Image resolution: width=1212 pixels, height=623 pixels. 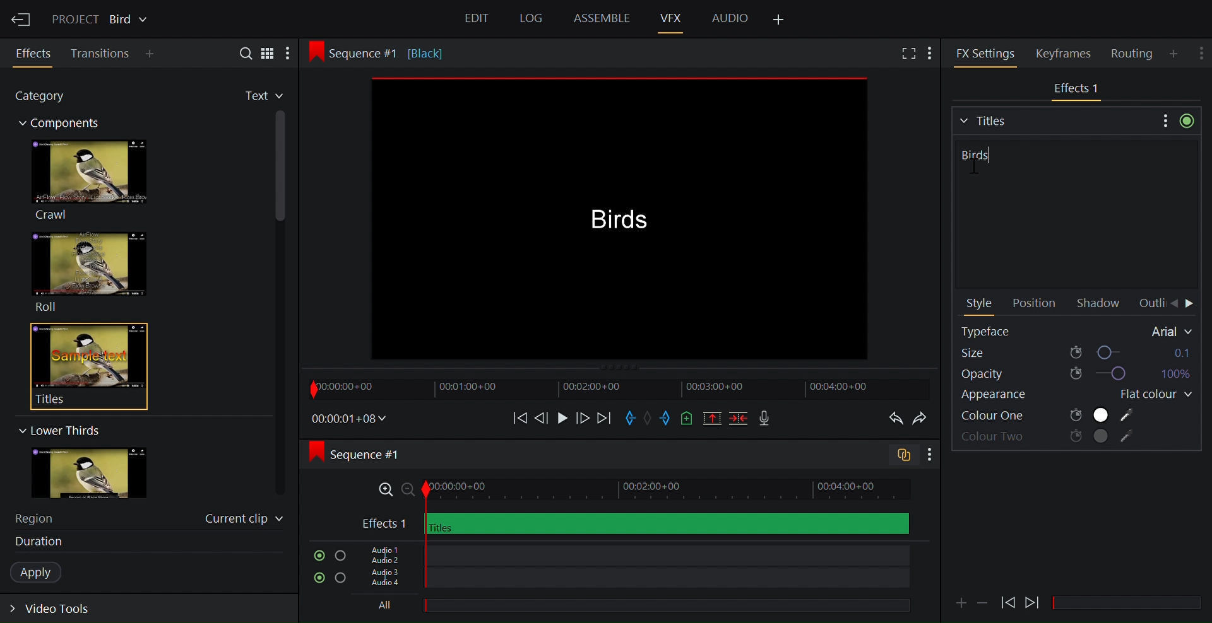 I want to click on Crawl, so click(x=88, y=180).